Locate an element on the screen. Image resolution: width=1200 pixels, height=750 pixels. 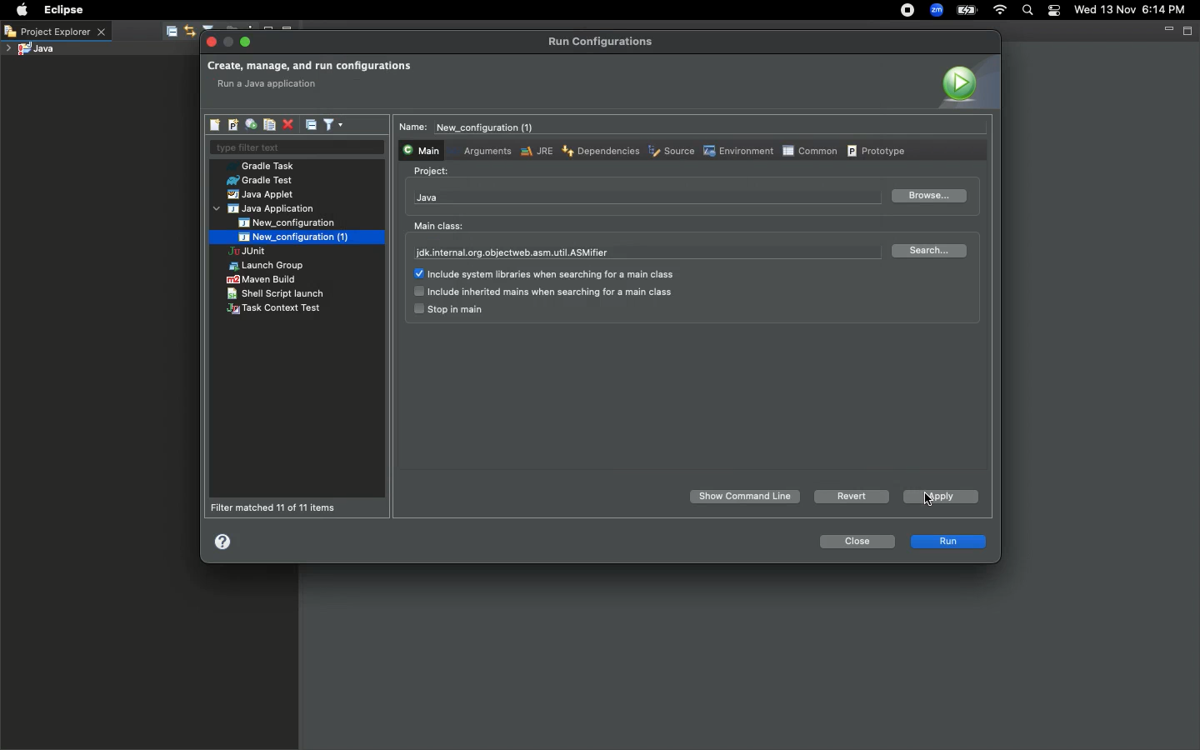
Main class: is located at coordinates (438, 226).